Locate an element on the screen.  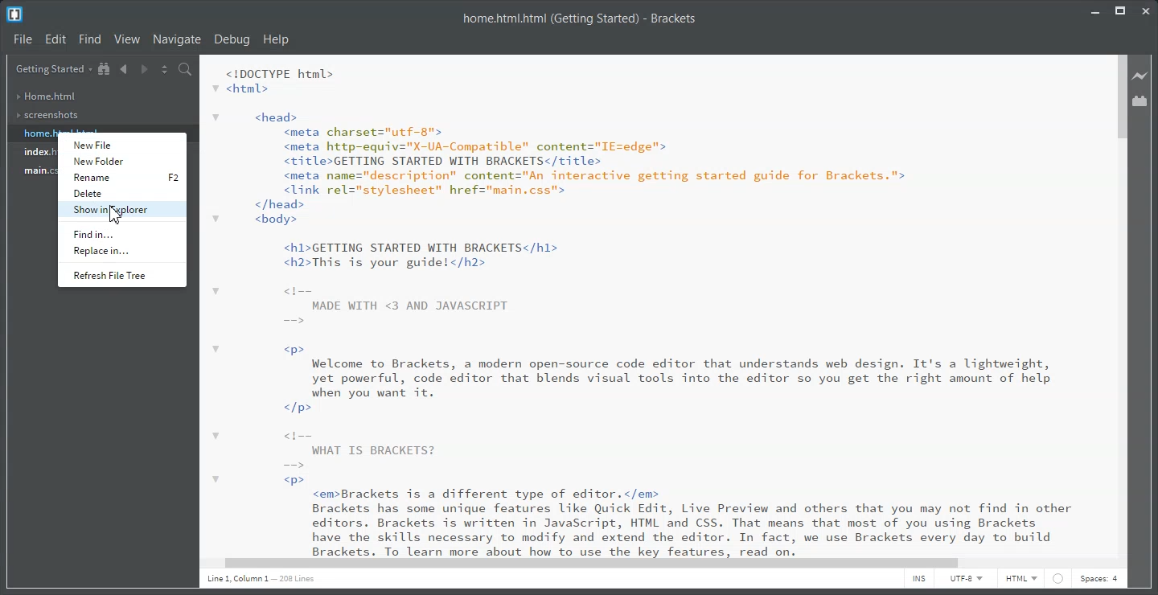
Text 3 is located at coordinates (265, 581).